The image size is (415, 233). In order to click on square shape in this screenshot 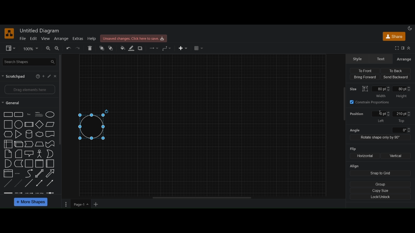, I will do `click(40, 164)`.